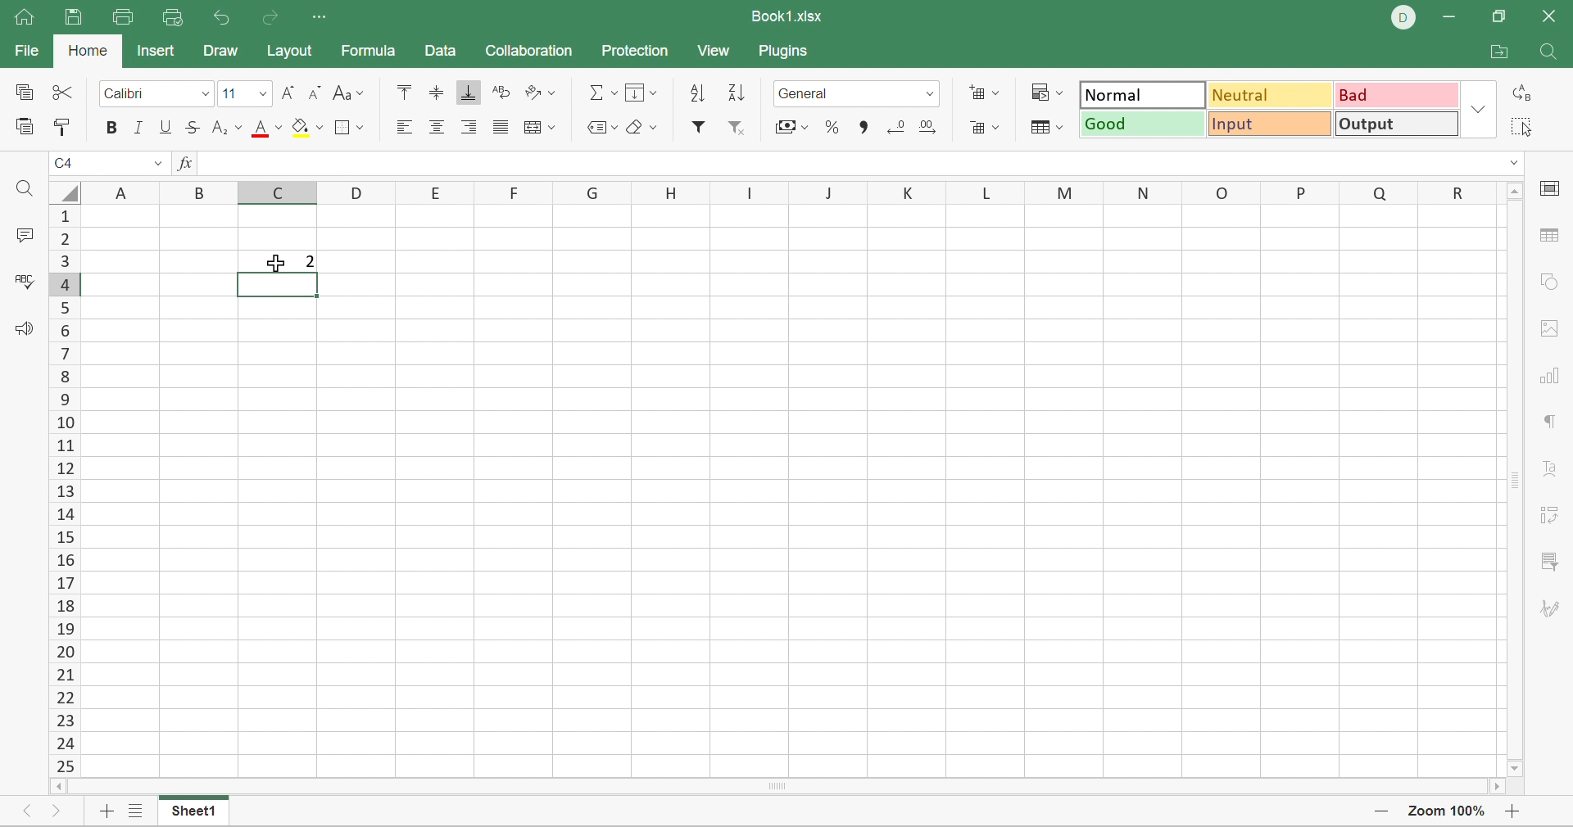 The image size is (1573, 827). What do you see at coordinates (268, 20) in the screenshot?
I see `Redo` at bounding box center [268, 20].